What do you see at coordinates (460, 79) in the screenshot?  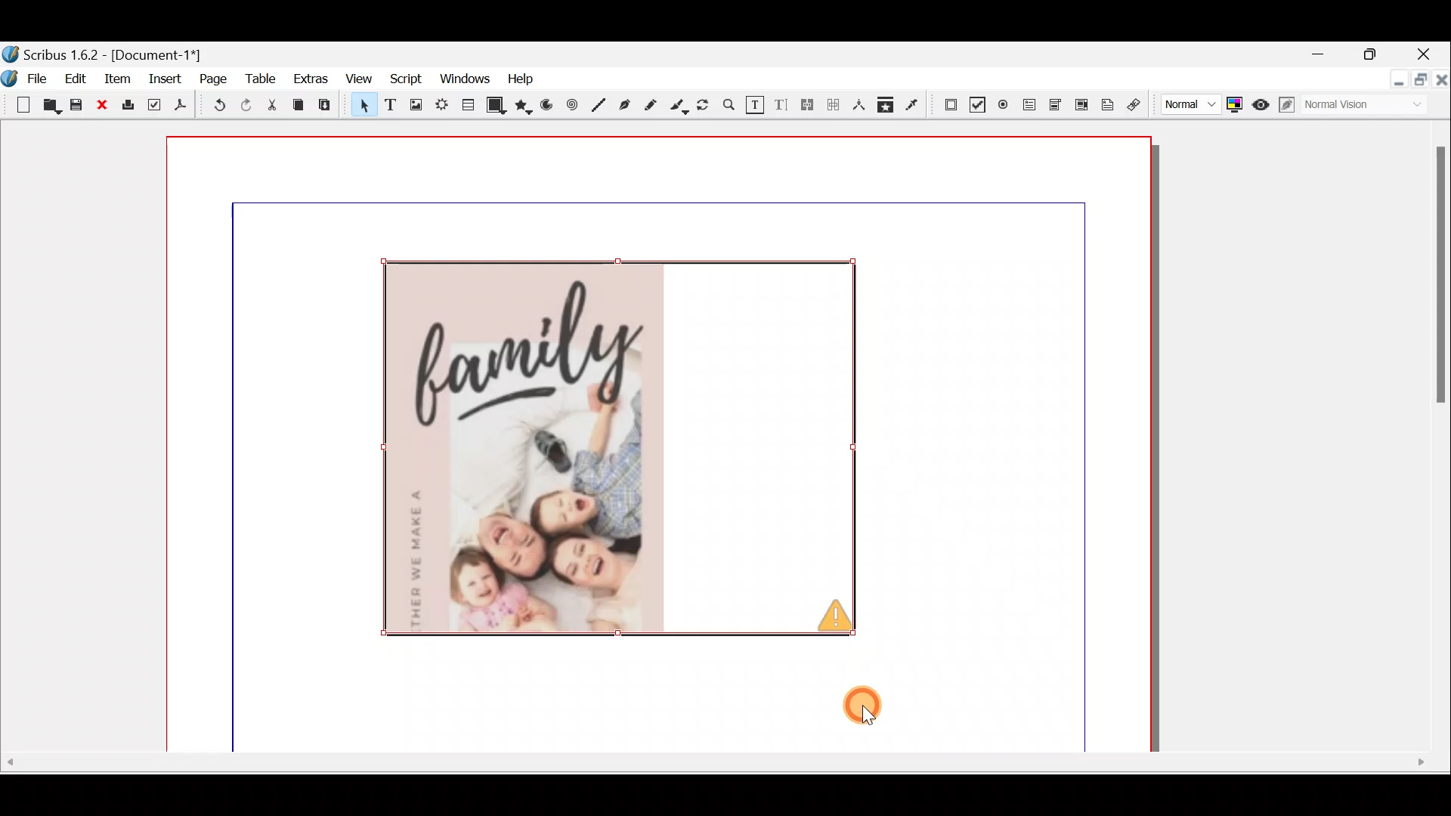 I see `Windows` at bounding box center [460, 79].